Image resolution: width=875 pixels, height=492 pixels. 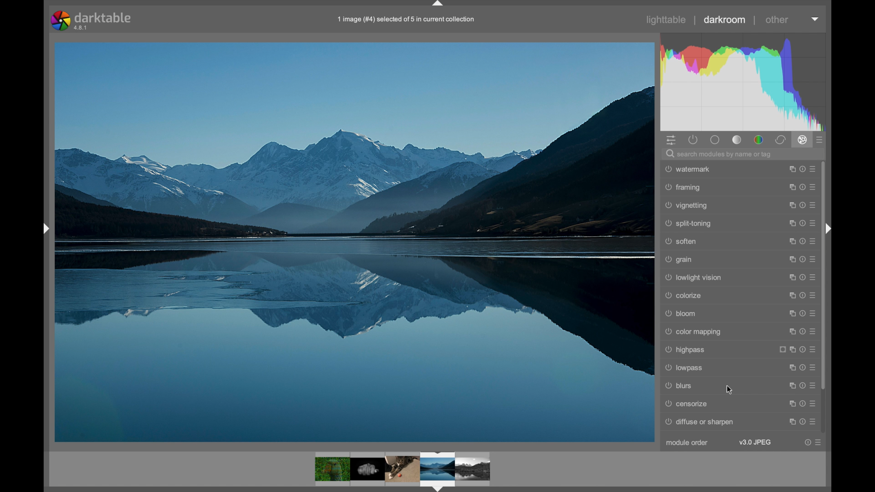 I want to click on maximize, so click(x=789, y=404).